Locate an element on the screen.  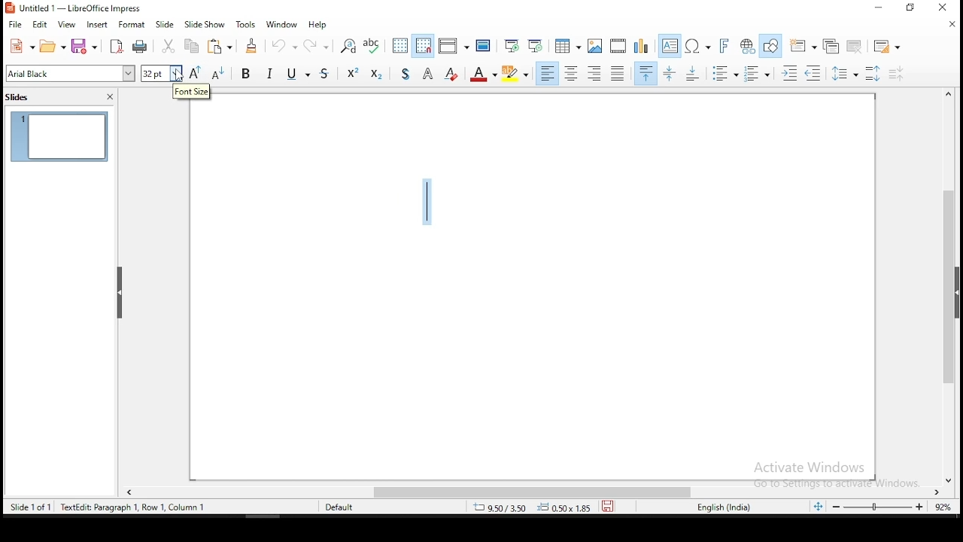
Left Align is located at coordinates (547, 73).